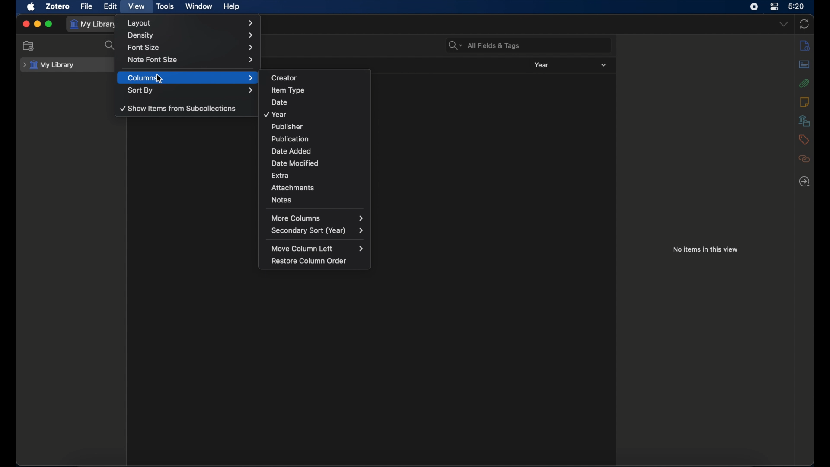 The image size is (830, 467). Describe the element at coordinates (484, 45) in the screenshot. I see `search bar` at that location.